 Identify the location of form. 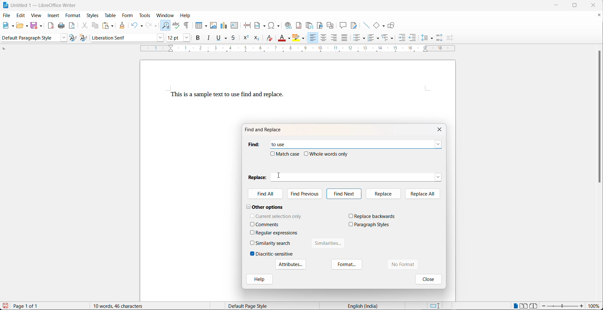
(127, 16).